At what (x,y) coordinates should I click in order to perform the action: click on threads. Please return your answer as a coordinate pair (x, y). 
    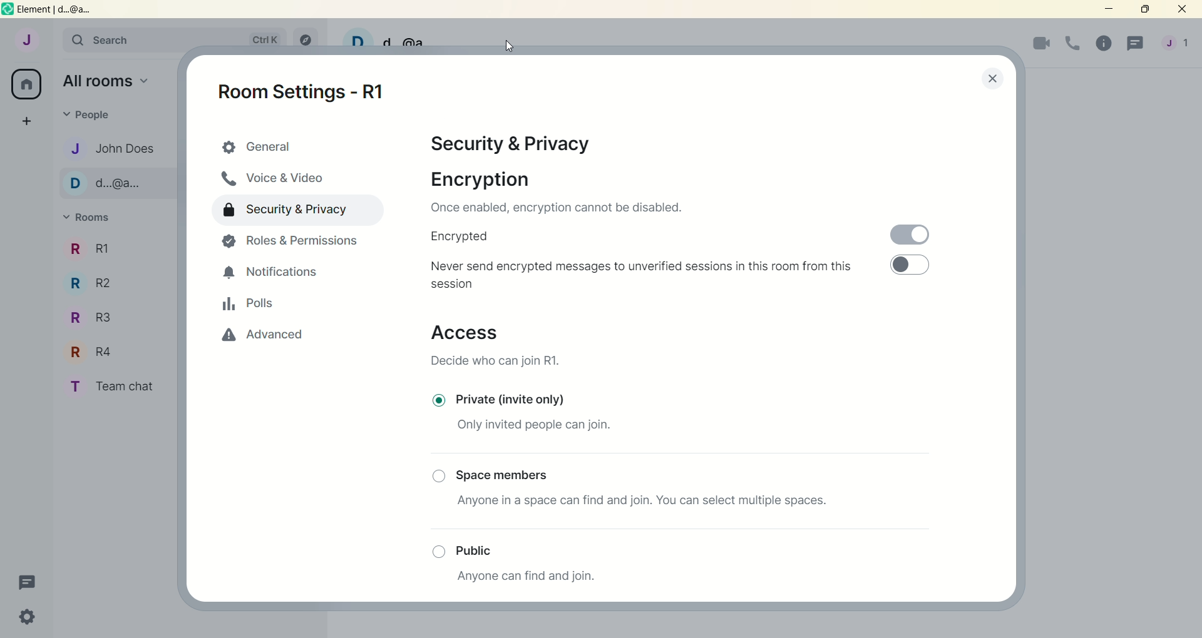
    Looking at the image, I should click on (23, 581).